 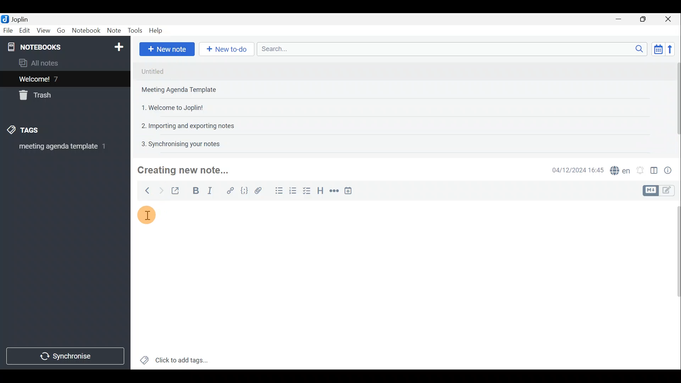 What do you see at coordinates (166, 48) in the screenshot?
I see `New note` at bounding box center [166, 48].